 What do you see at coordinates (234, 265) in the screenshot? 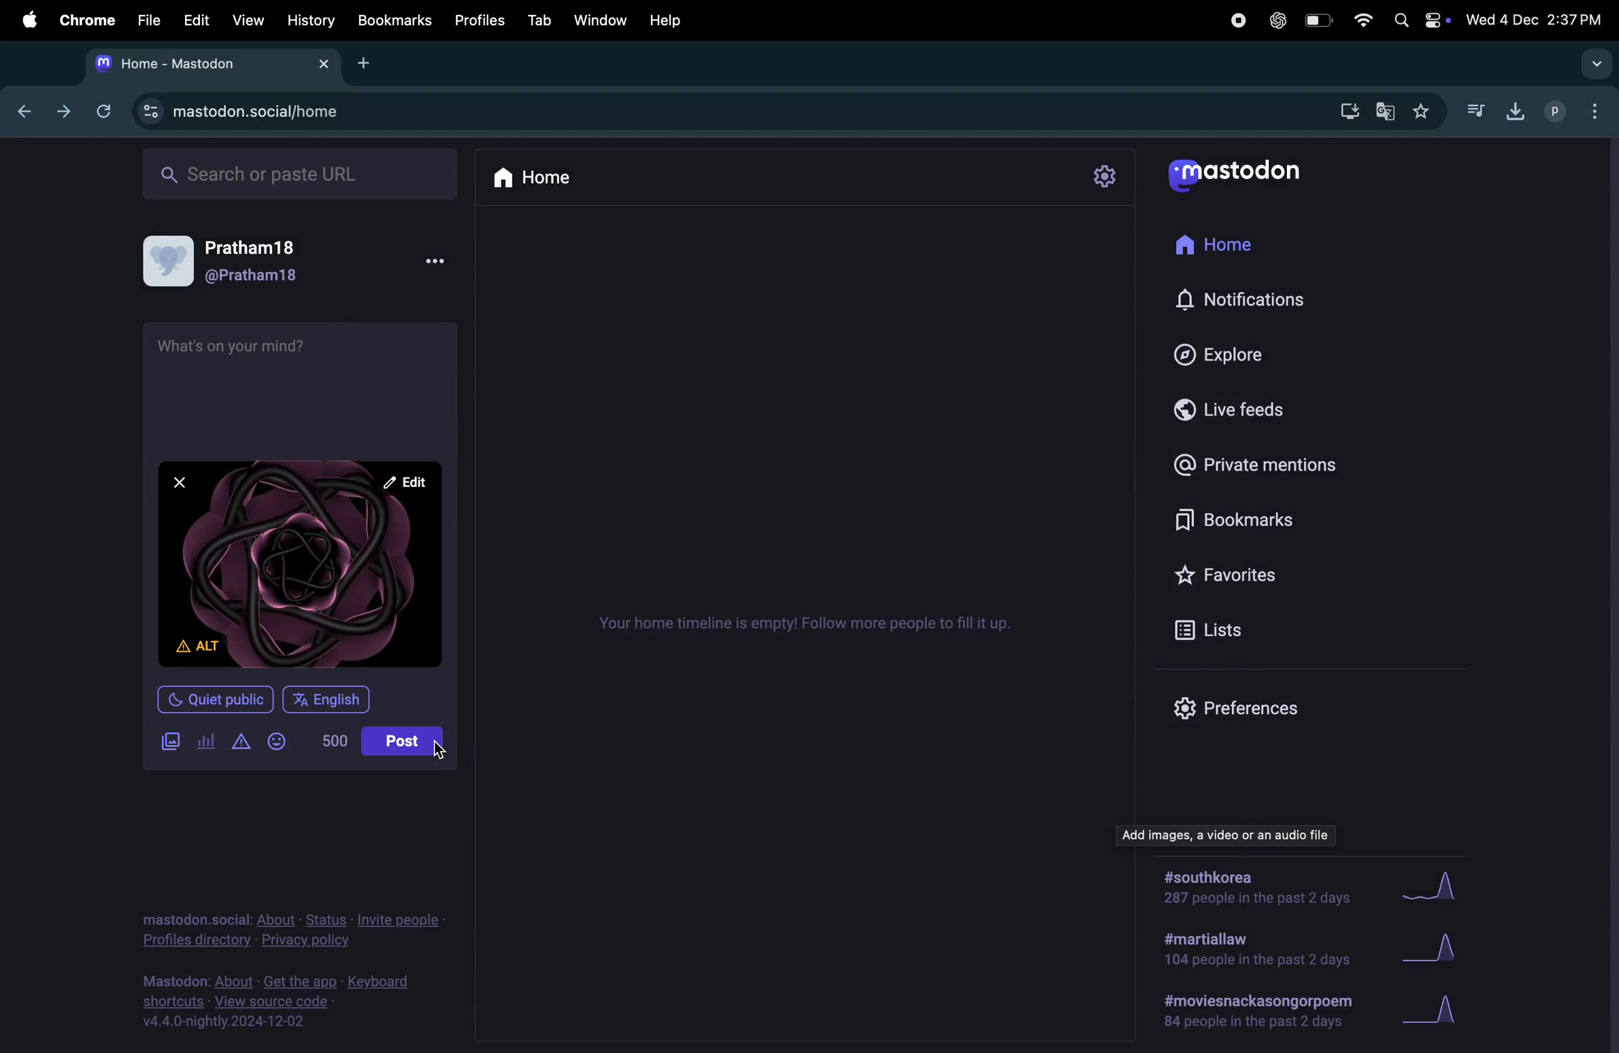
I see `pratham@18` at bounding box center [234, 265].